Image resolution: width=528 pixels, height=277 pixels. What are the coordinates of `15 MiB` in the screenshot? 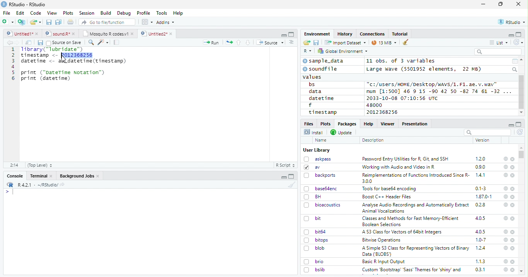 It's located at (384, 42).